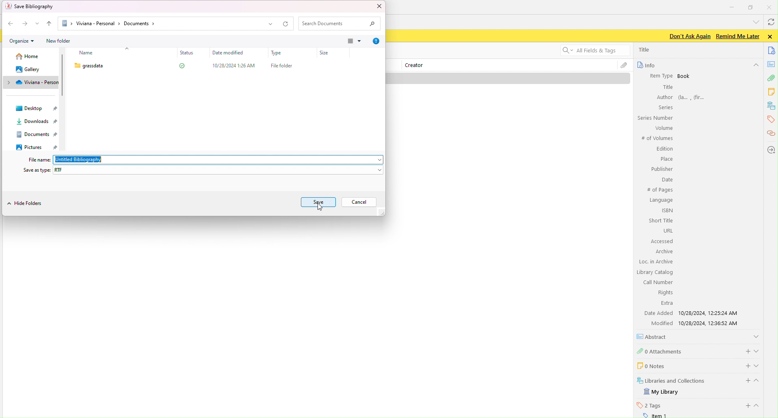 The width and height of the screenshot is (778, 418). I want to click on View, so click(354, 41).